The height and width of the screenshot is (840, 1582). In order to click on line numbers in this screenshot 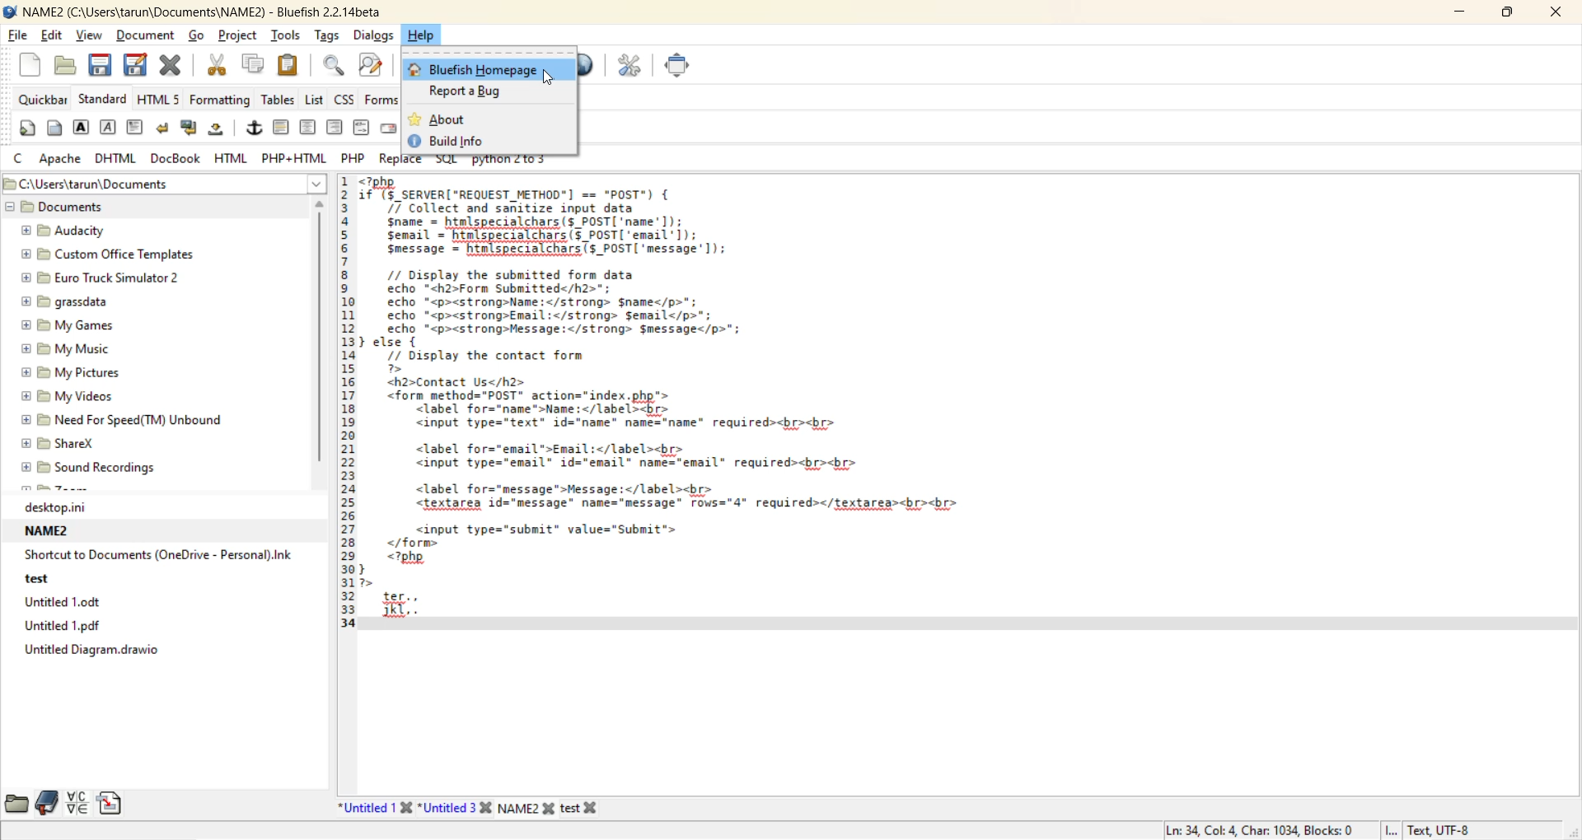, I will do `click(349, 399)`.